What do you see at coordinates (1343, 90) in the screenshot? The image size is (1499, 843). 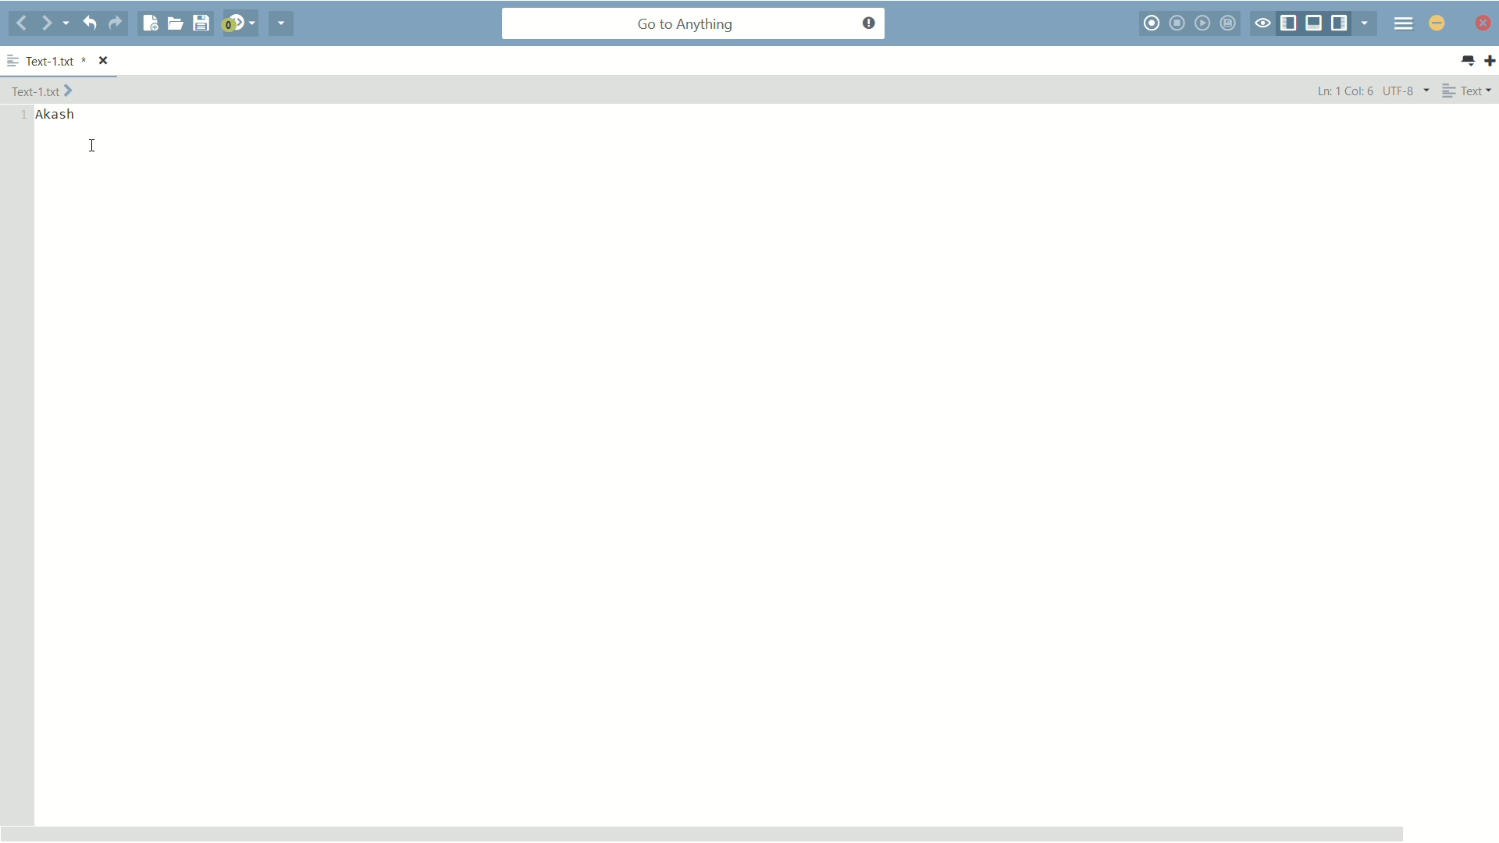 I see `Line 1 Column 6` at bounding box center [1343, 90].